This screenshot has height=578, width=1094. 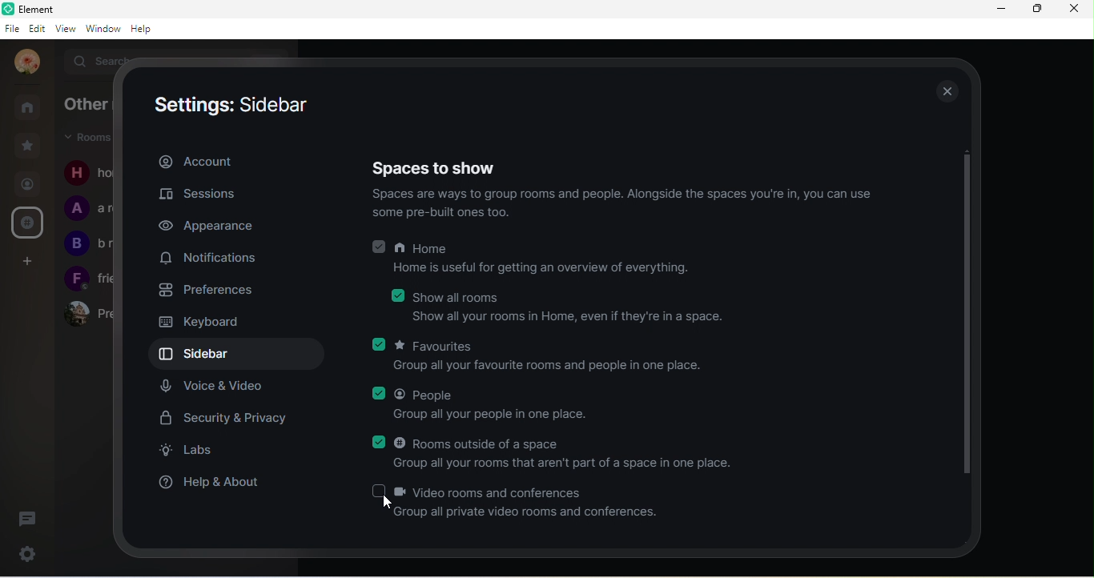 What do you see at coordinates (235, 105) in the screenshot?
I see `setting: sidebar` at bounding box center [235, 105].